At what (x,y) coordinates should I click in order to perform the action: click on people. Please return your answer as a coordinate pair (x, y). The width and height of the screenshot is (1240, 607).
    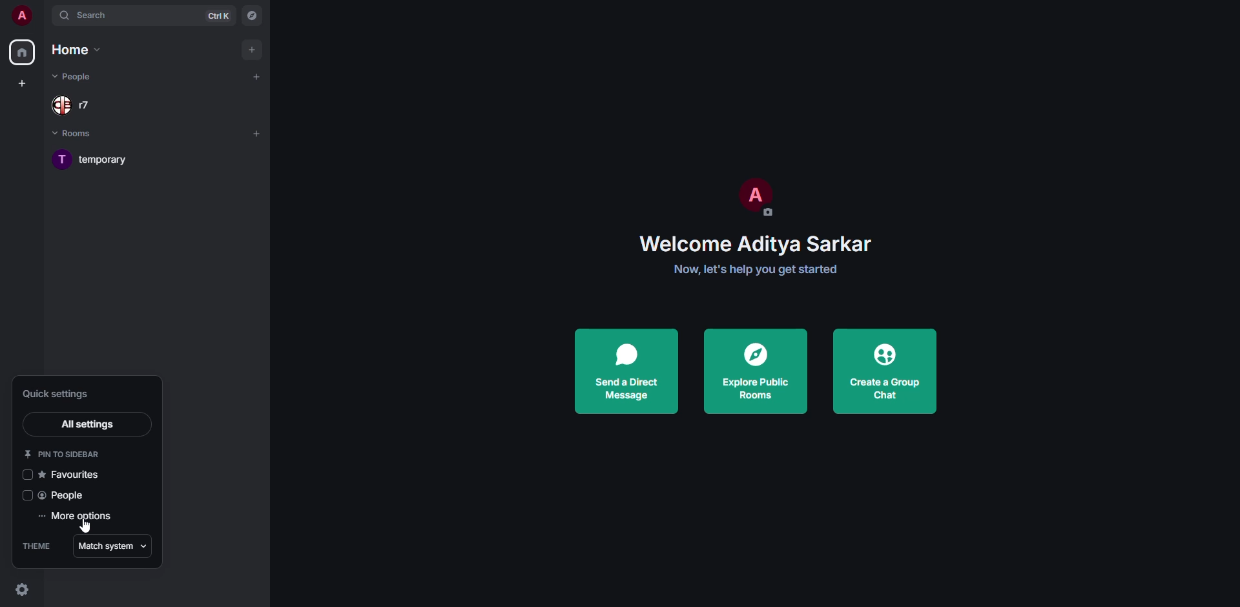
    Looking at the image, I should click on (82, 107).